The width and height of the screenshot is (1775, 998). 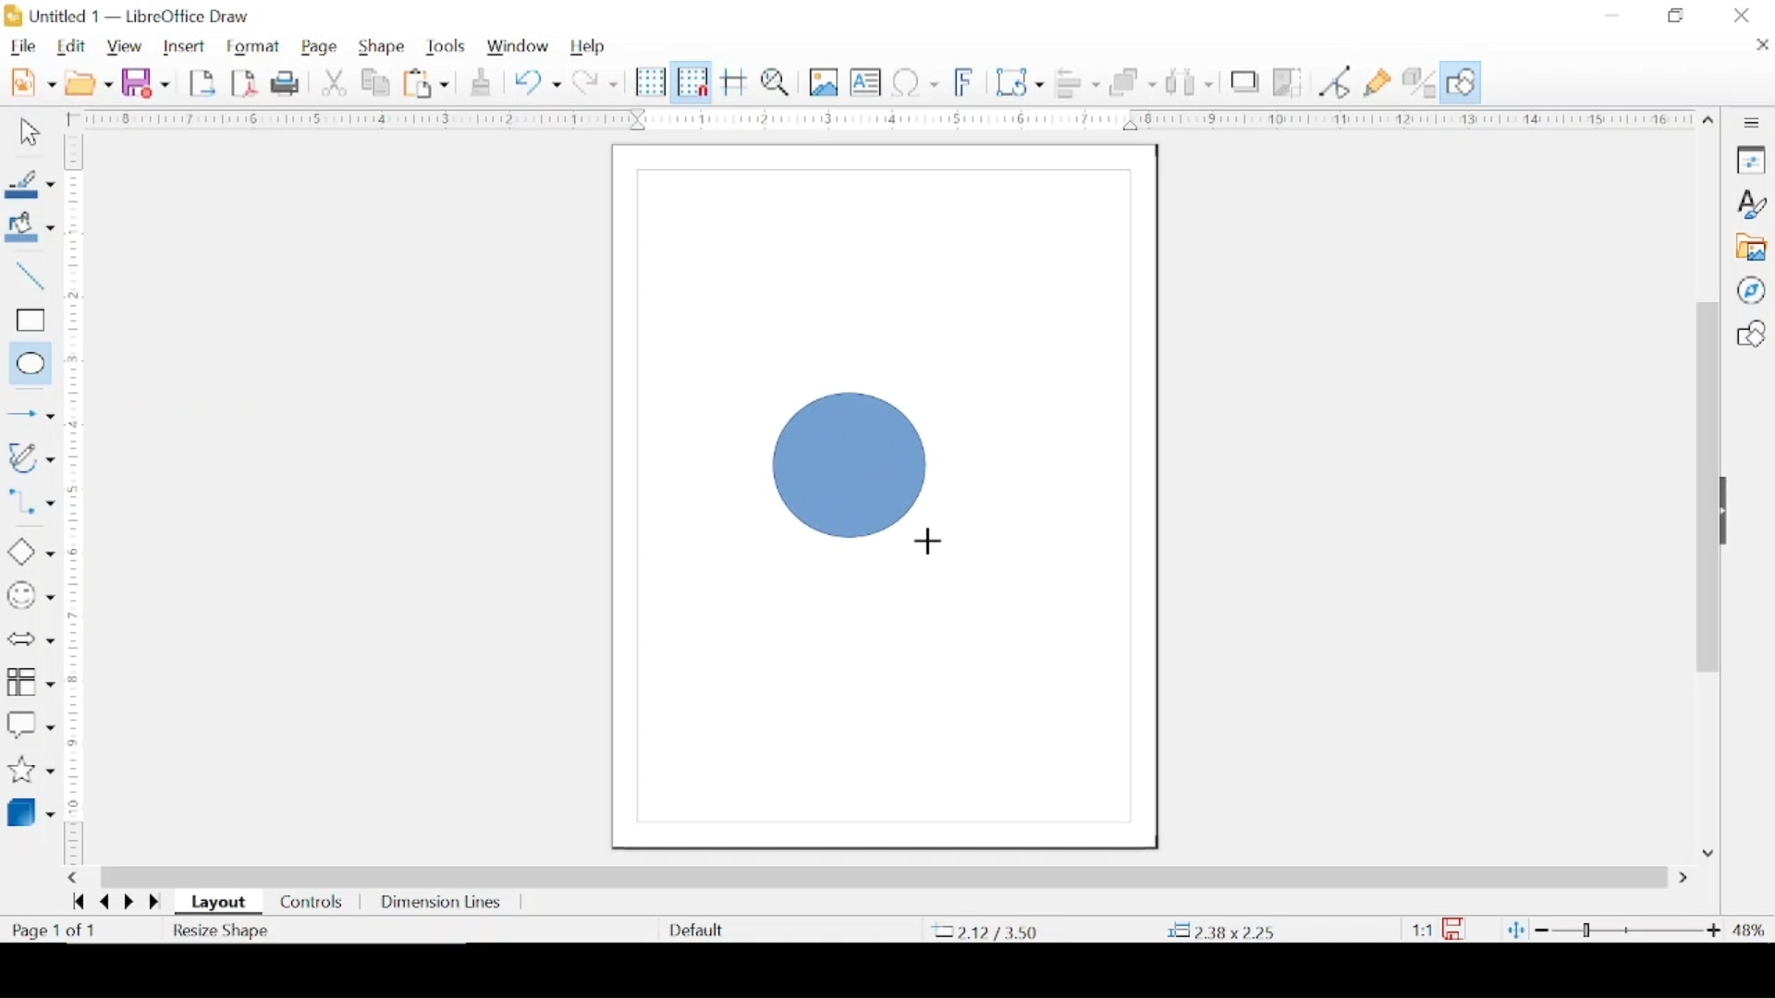 What do you see at coordinates (219, 905) in the screenshot?
I see `layout` at bounding box center [219, 905].